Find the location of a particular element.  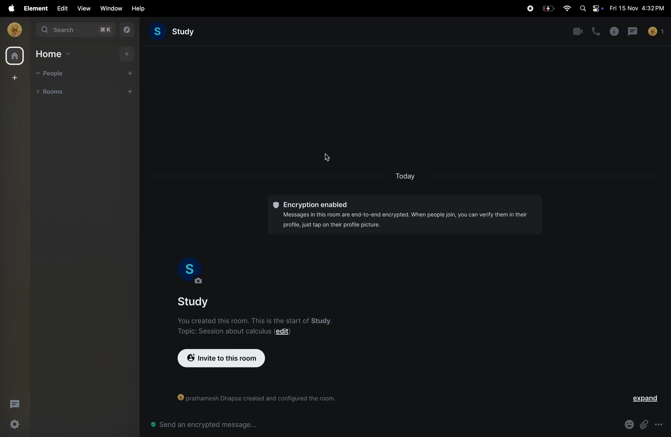

view is located at coordinates (84, 8).